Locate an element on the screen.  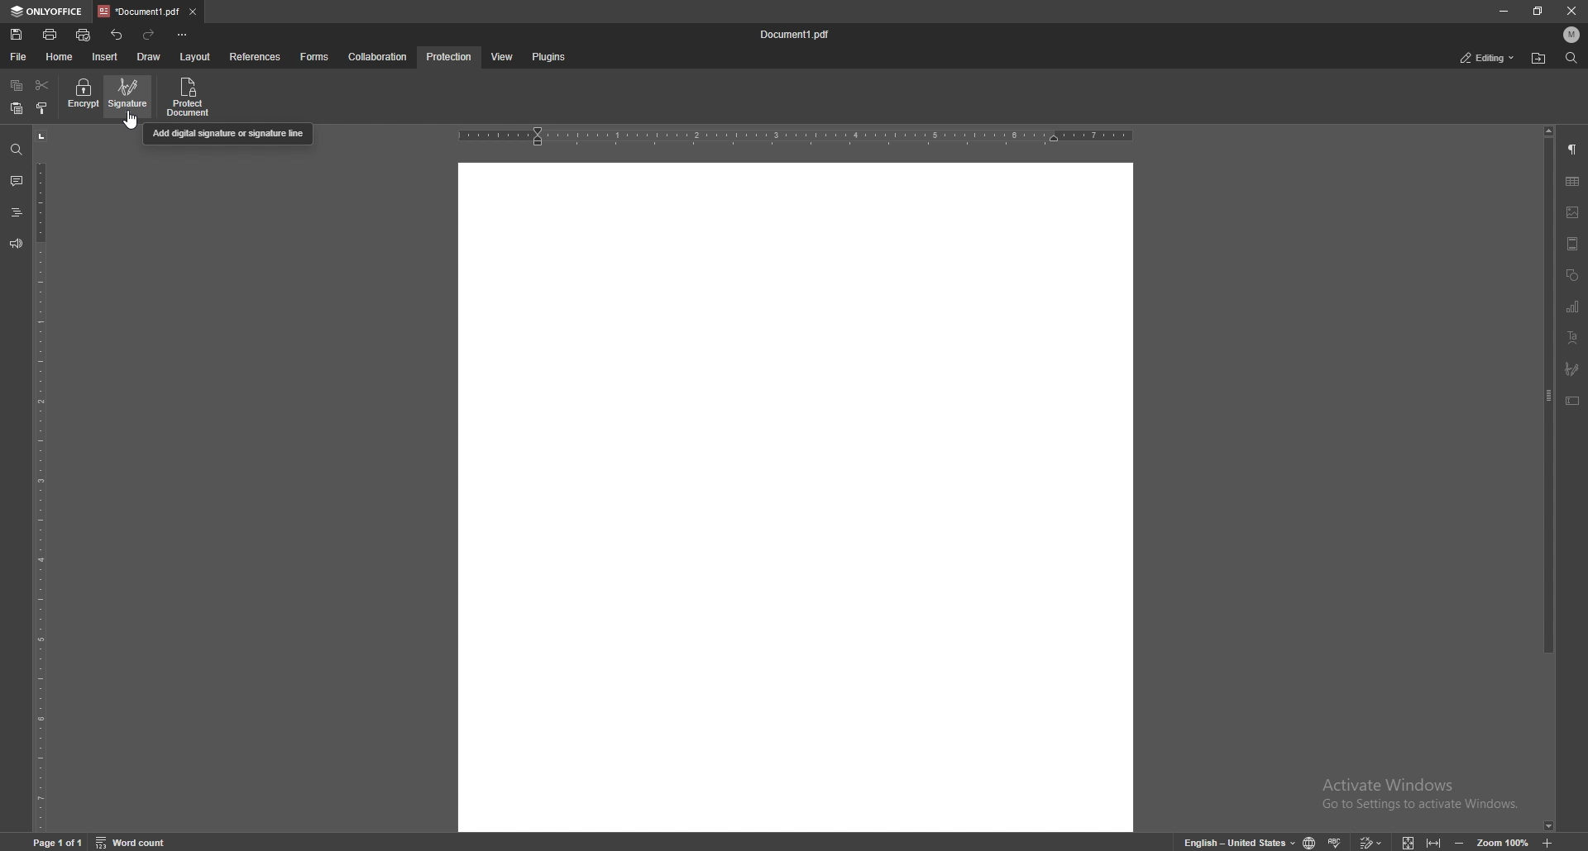
word count is located at coordinates (141, 841).